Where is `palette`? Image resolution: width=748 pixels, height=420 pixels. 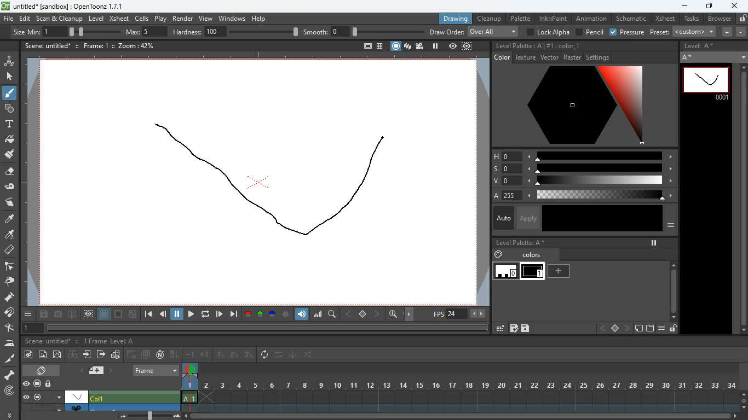
palette is located at coordinates (520, 18).